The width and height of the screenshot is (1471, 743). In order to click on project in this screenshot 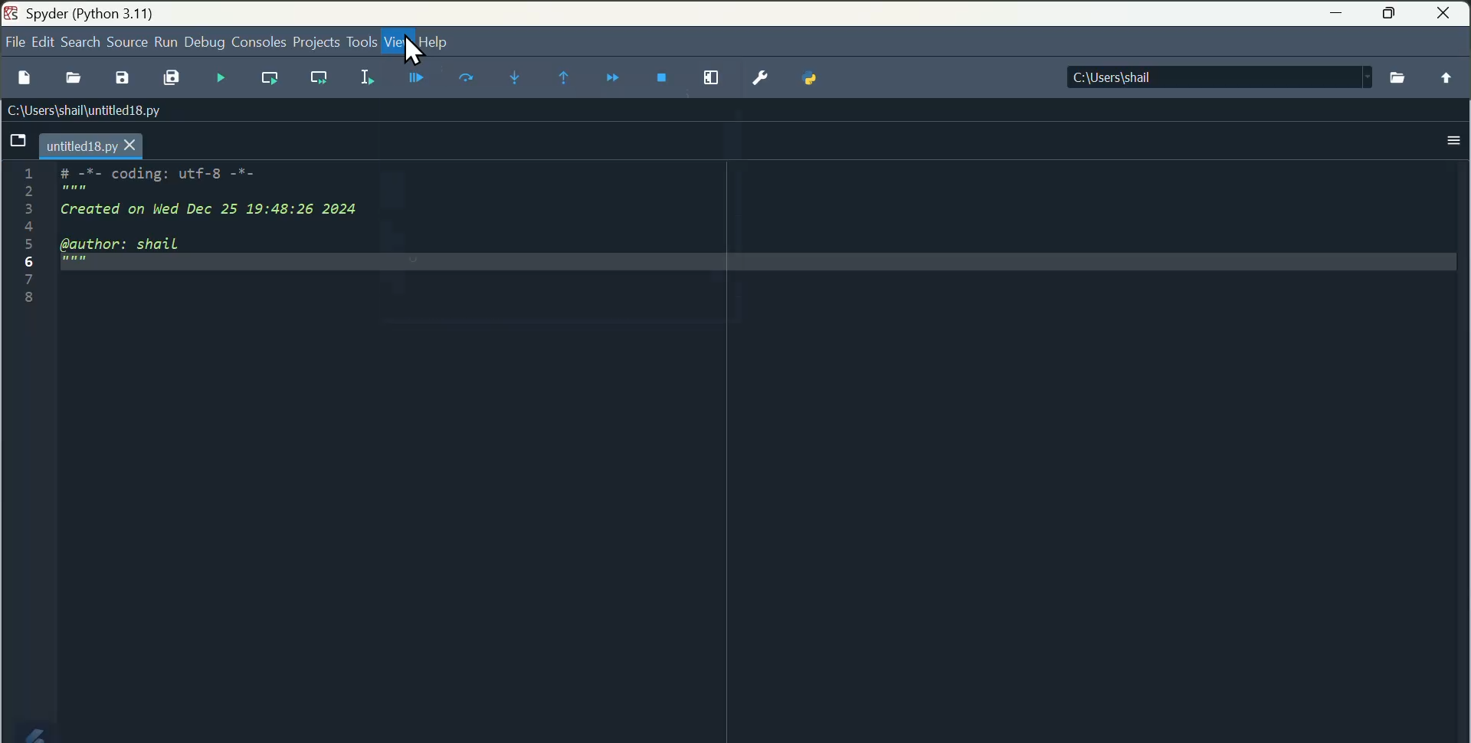, I will do `click(316, 41)`.